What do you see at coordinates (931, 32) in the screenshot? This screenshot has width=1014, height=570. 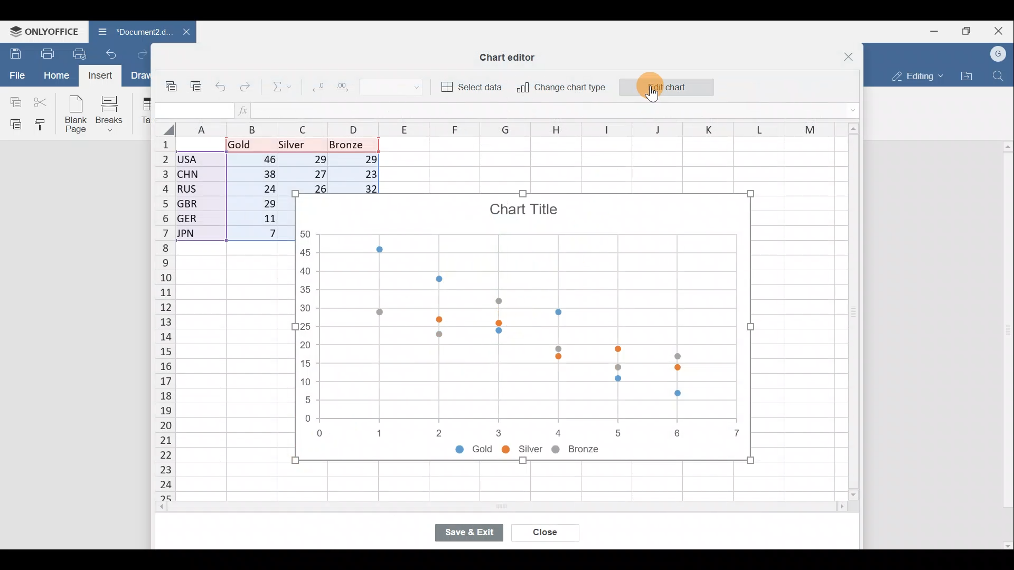 I see `Minimize` at bounding box center [931, 32].